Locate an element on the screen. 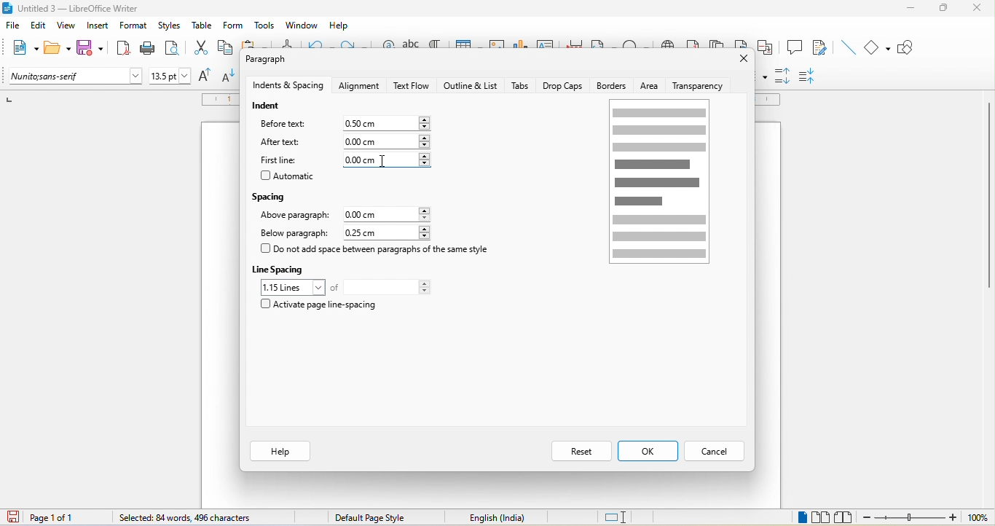 This screenshot has height=526, width=995. line spacing is located at coordinates (278, 270).